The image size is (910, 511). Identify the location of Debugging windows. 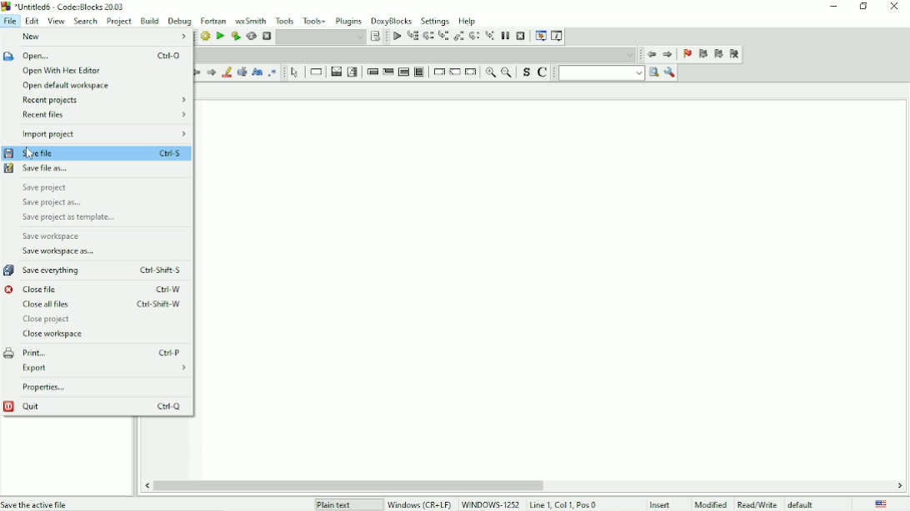
(541, 36).